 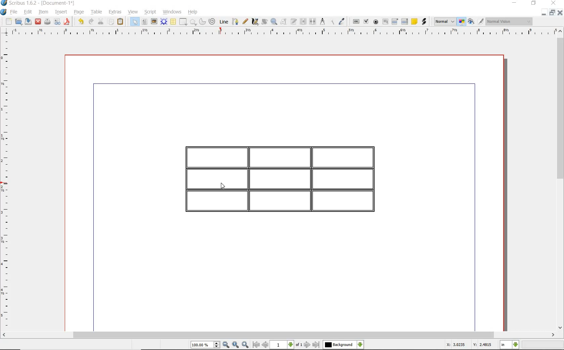 I want to click on select item, so click(x=134, y=21).